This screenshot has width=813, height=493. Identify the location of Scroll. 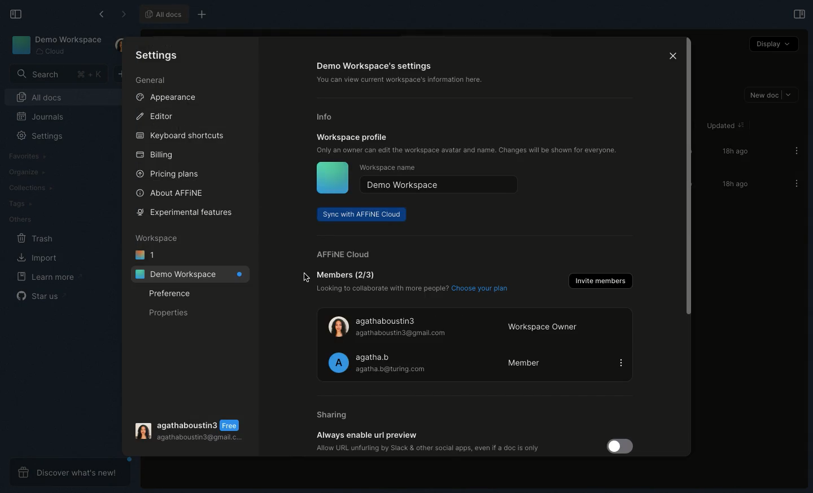
(687, 179).